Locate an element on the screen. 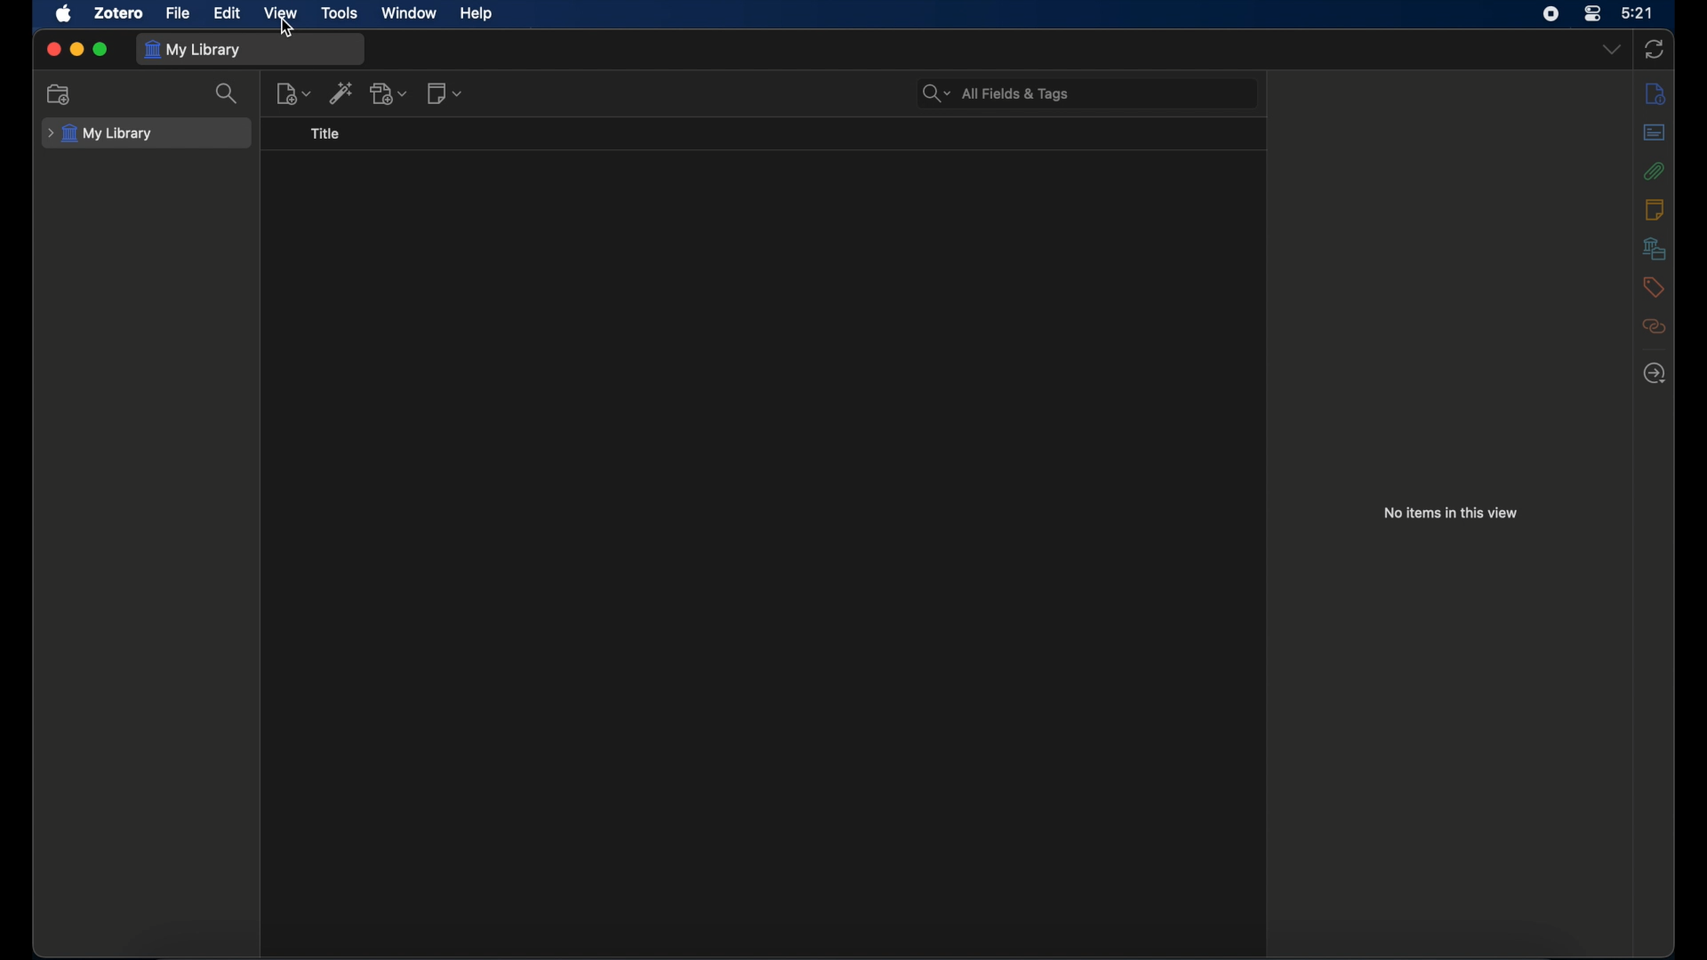 The height and width of the screenshot is (960, 1707). dropdown is located at coordinates (1610, 50).